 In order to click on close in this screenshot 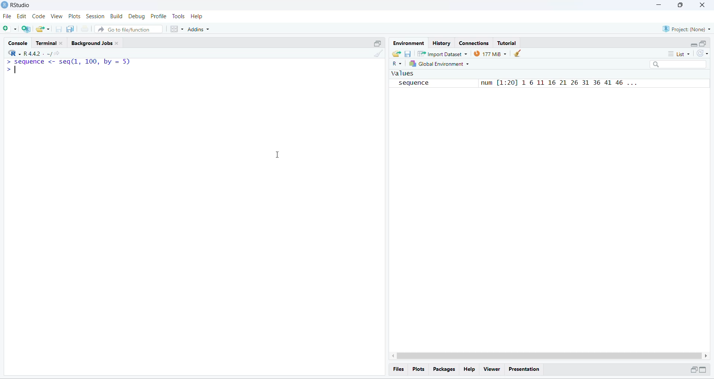, I will do `click(62, 43)`.